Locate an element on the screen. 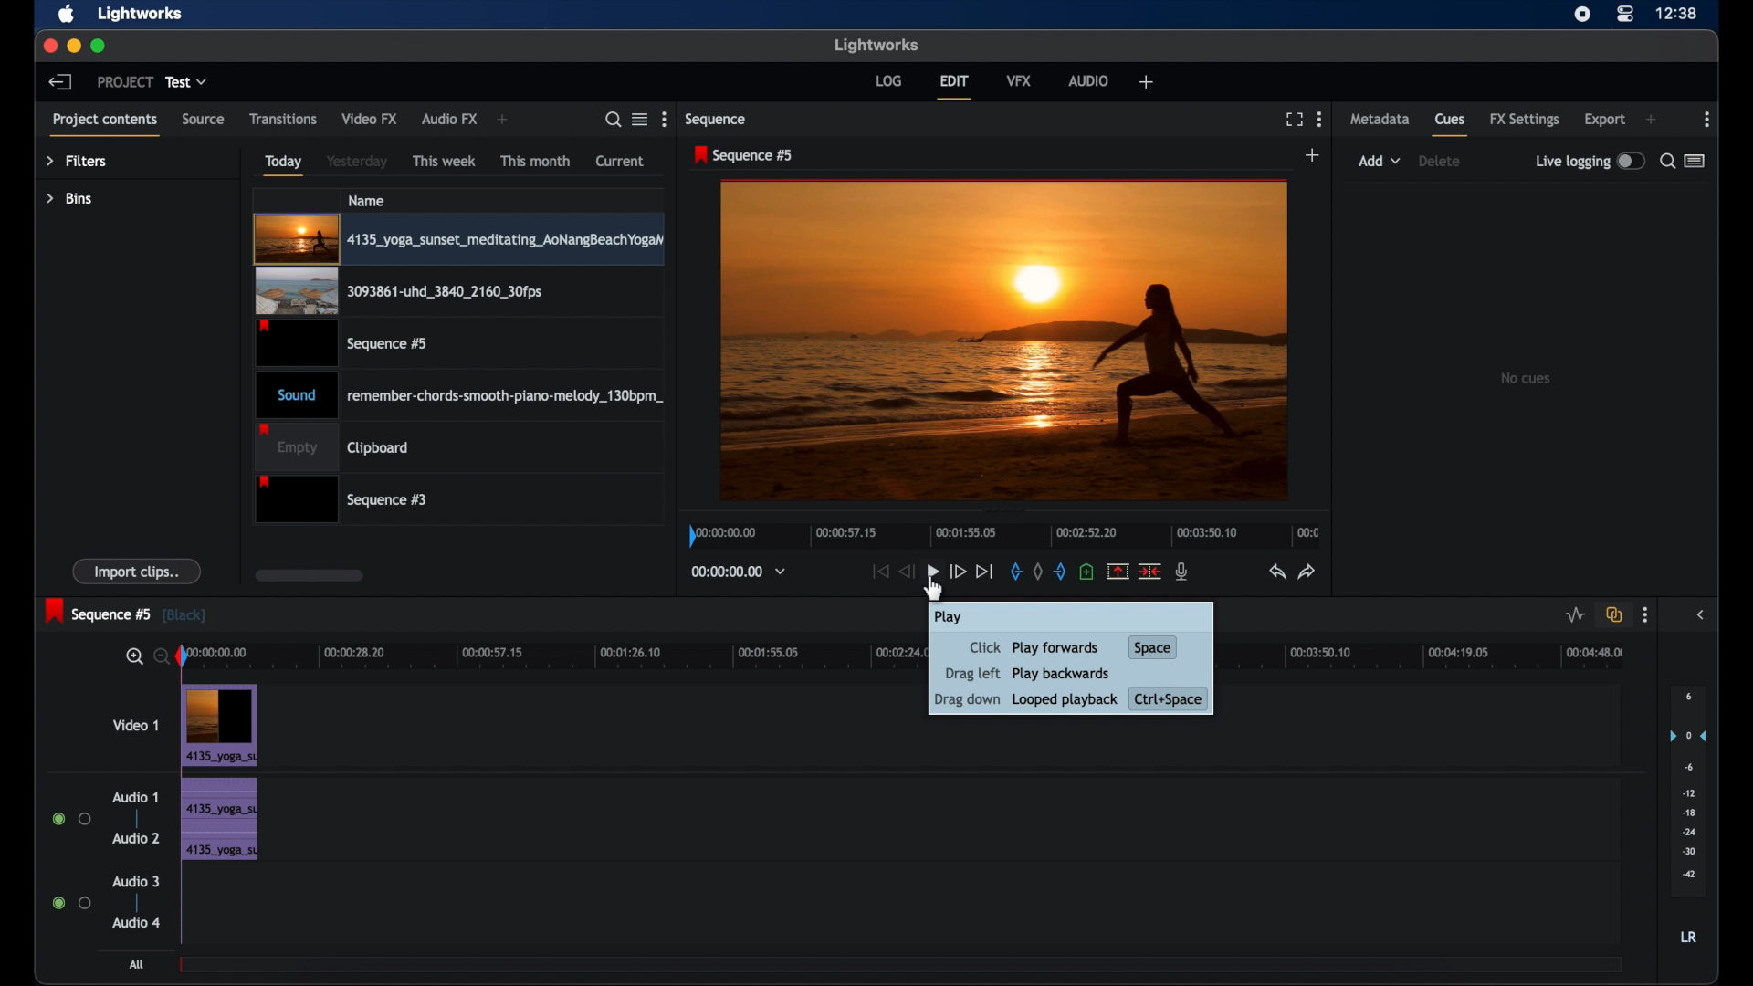 The width and height of the screenshot is (1753, 986). more options is located at coordinates (1320, 119).